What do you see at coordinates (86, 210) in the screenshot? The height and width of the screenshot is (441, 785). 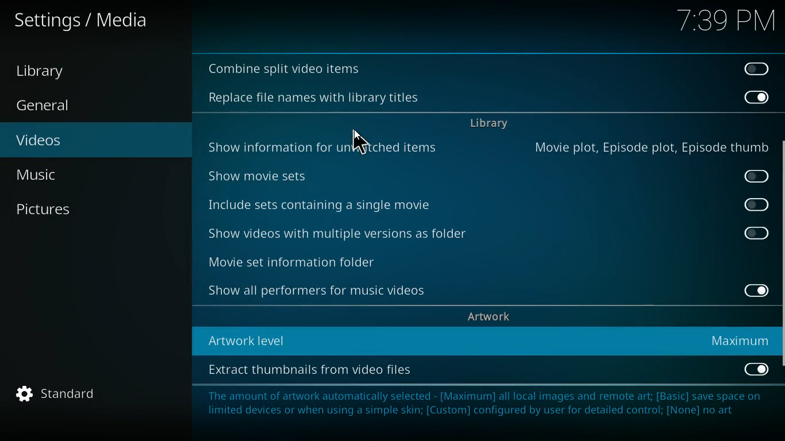 I see `pictures` at bounding box center [86, 210].